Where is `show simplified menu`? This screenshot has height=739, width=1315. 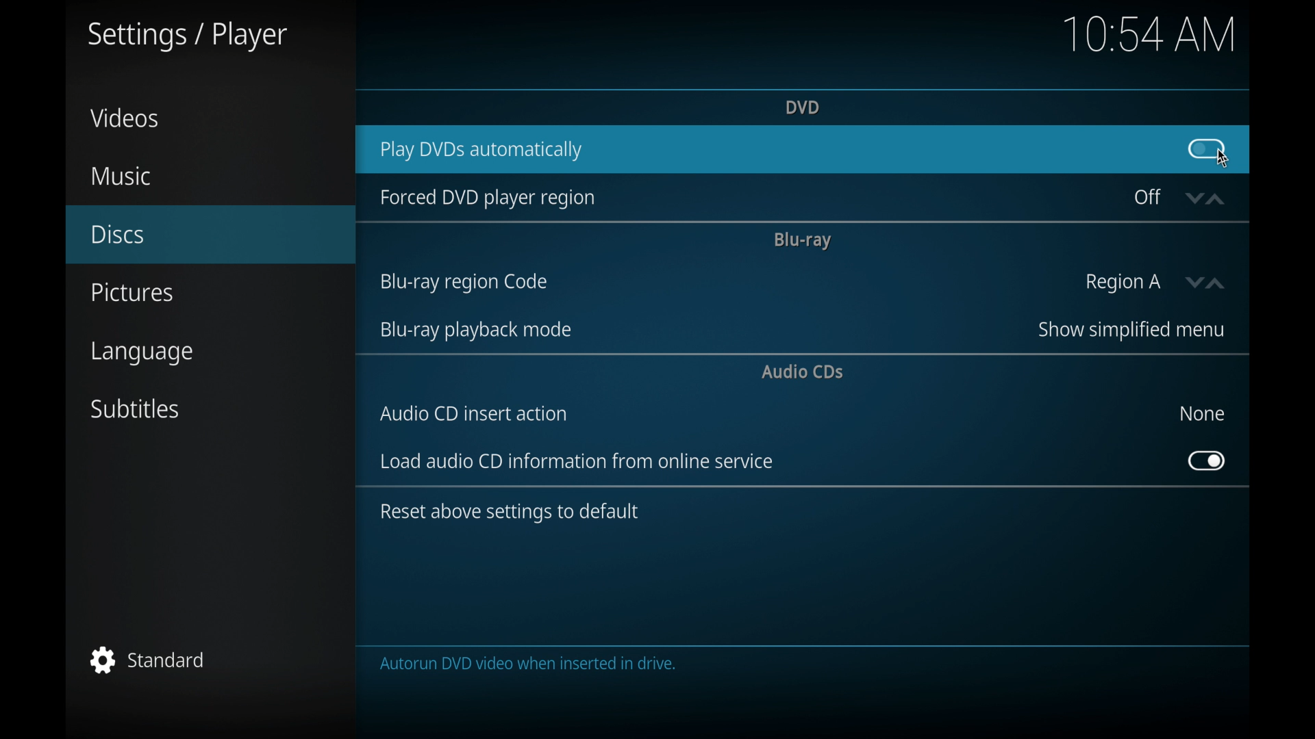 show simplified menu is located at coordinates (1129, 330).